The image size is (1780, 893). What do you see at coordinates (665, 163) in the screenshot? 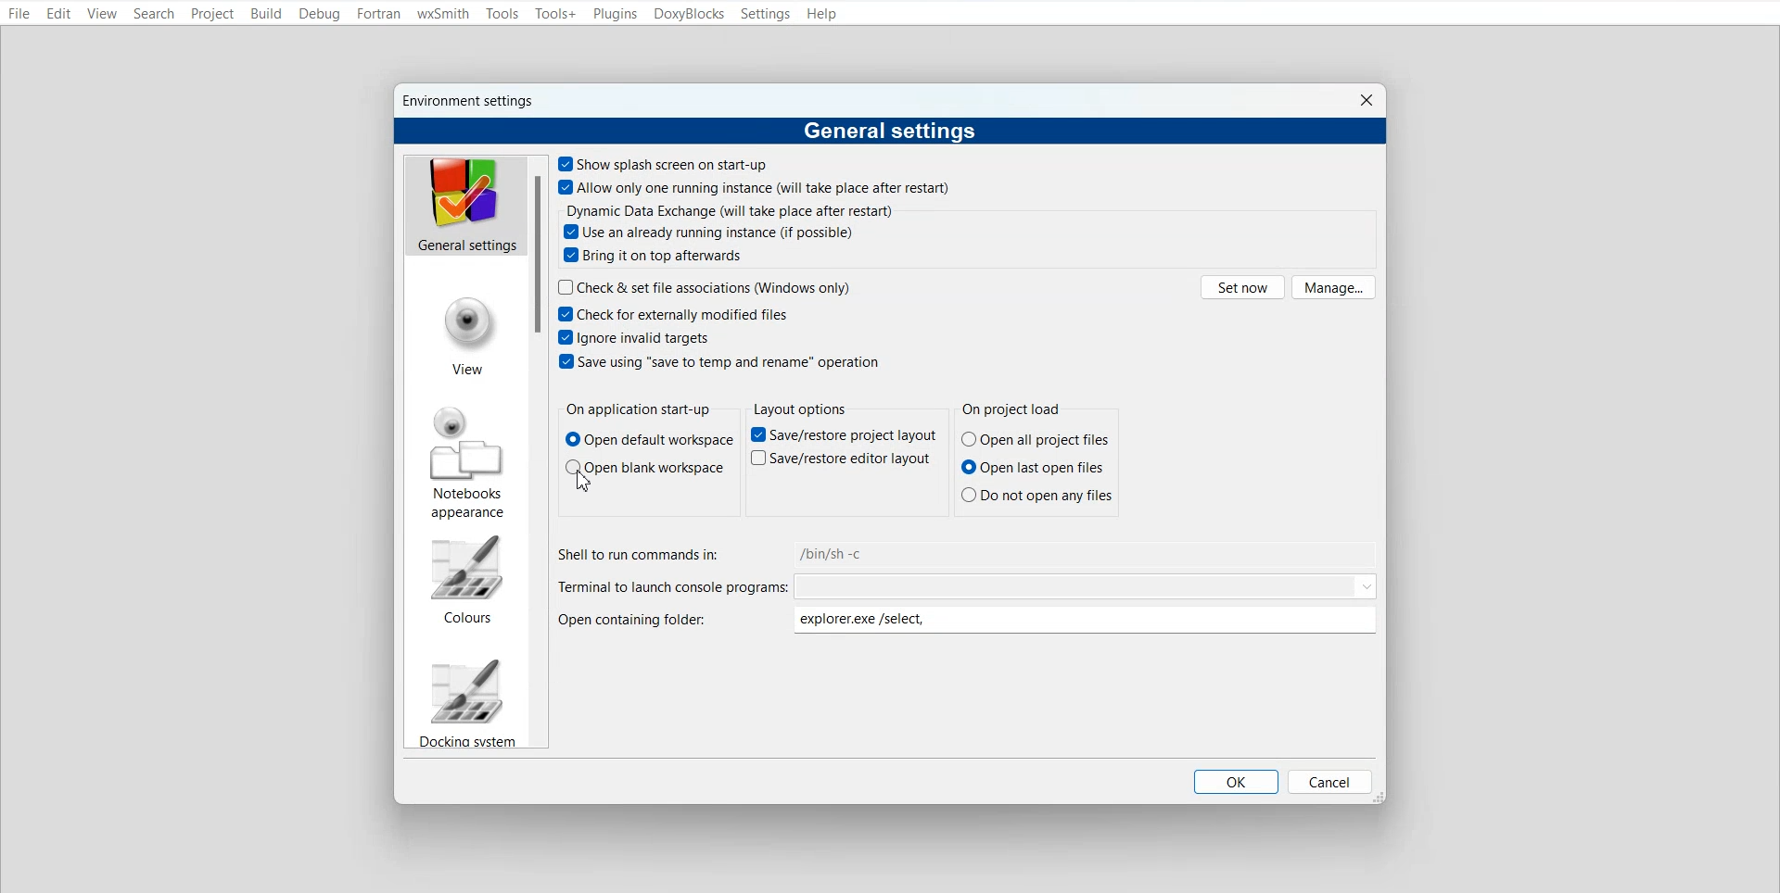
I see `Show splash screen on start-up` at bounding box center [665, 163].